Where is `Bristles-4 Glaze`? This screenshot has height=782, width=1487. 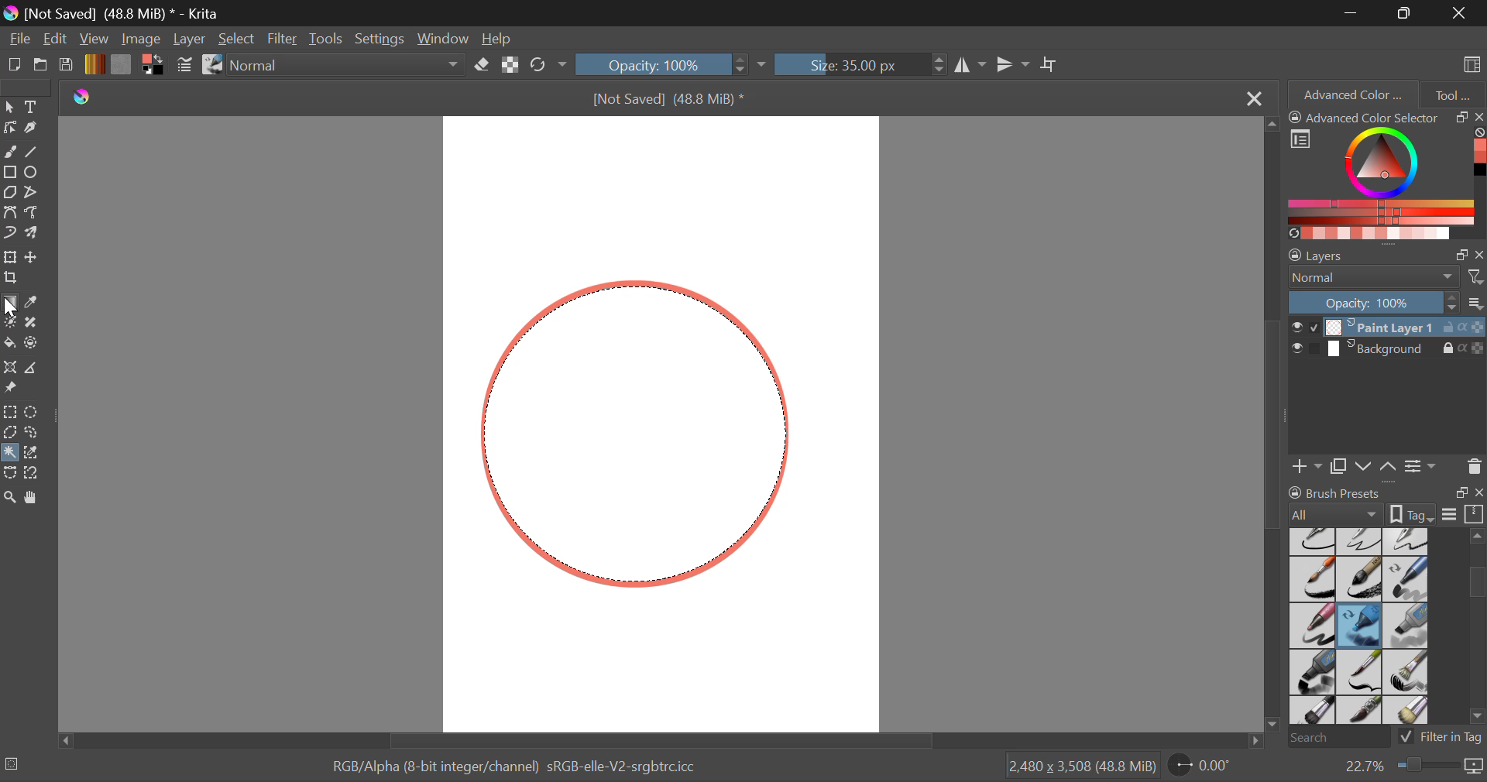 Bristles-4 Glaze is located at coordinates (1362, 712).